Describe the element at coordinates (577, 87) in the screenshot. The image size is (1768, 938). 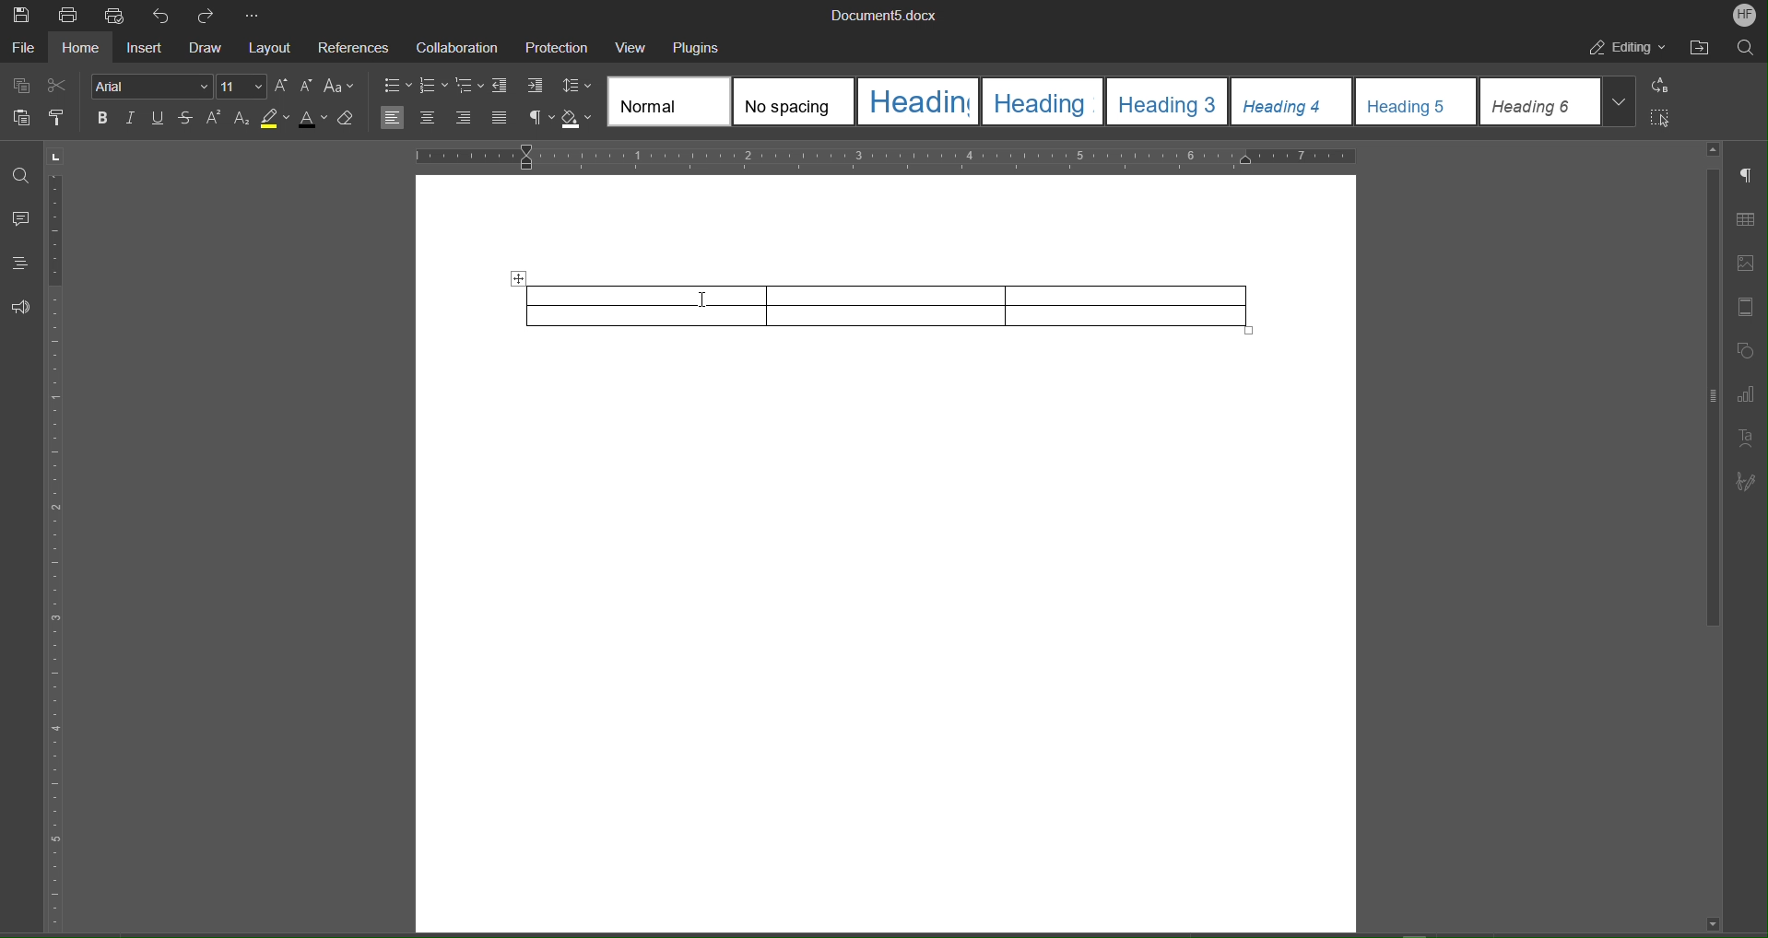
I see `Line Spacing` at that location.